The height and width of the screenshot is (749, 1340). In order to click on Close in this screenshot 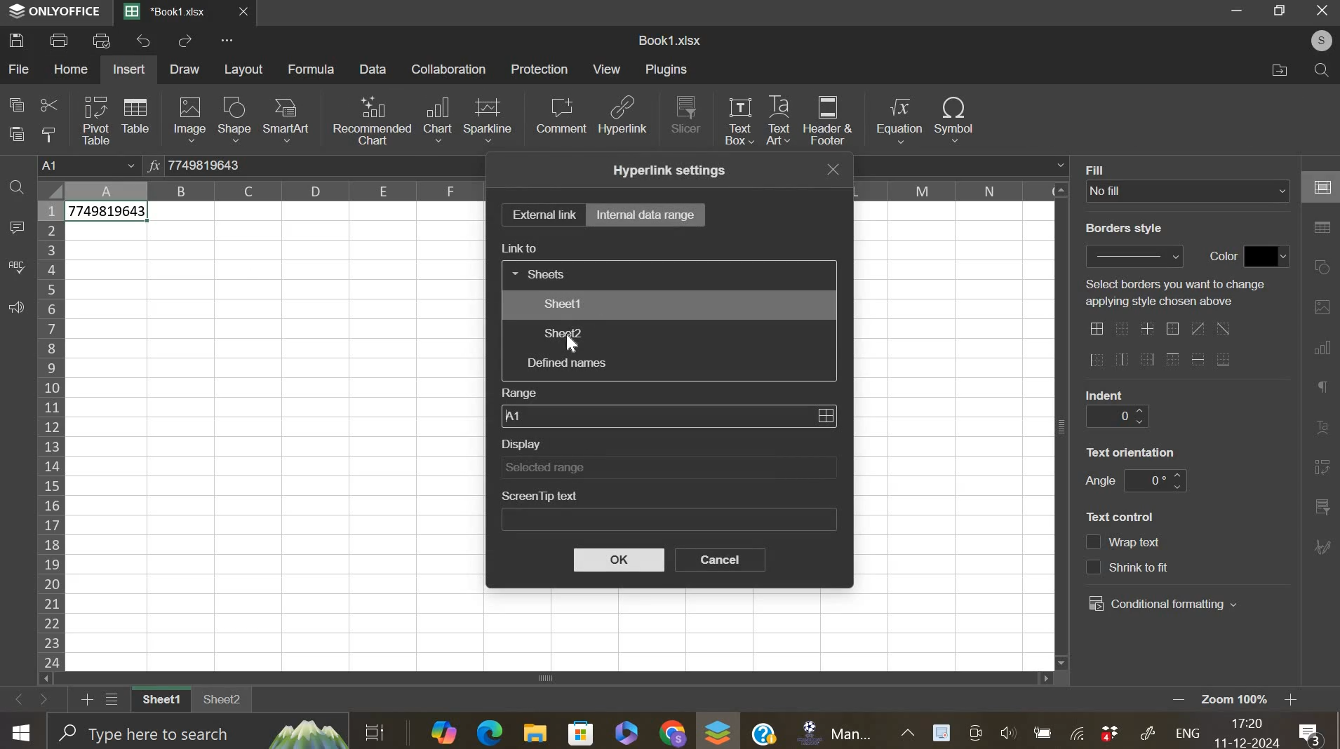, I will do `click(1322, 11)`.